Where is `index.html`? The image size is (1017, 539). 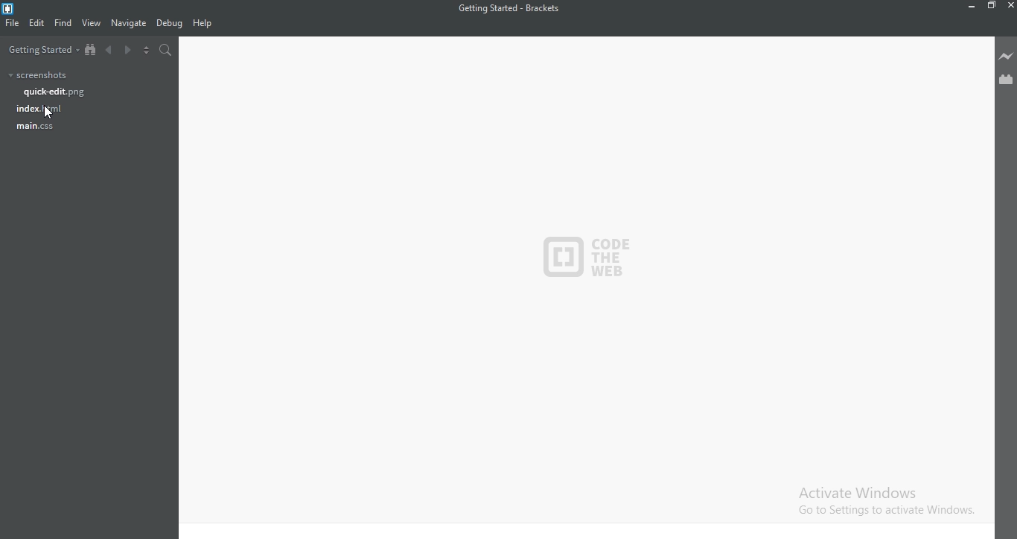 index.html is located at coordinates (40, 110).